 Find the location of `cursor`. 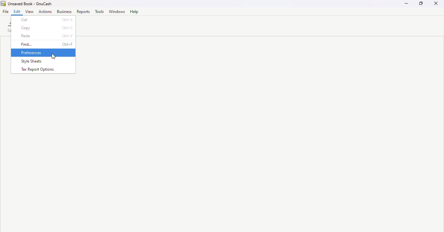

cursor is located at coordinates (54, 56).